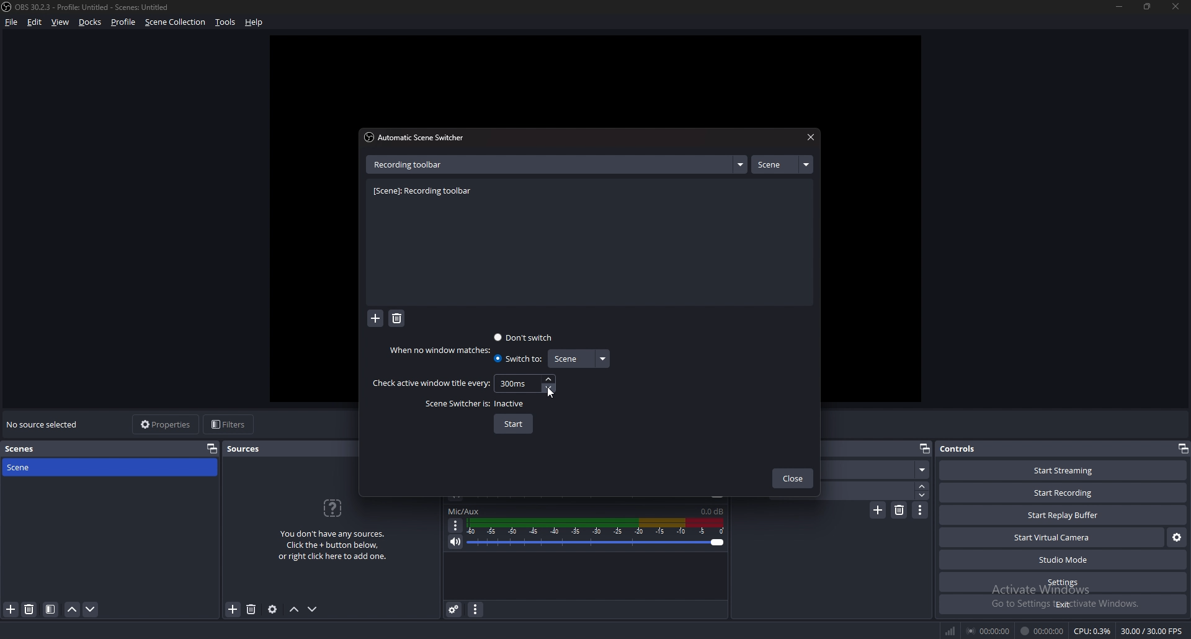 This screenshot has width=1191, height=639. I want to click on move source down, so click(313, 610).